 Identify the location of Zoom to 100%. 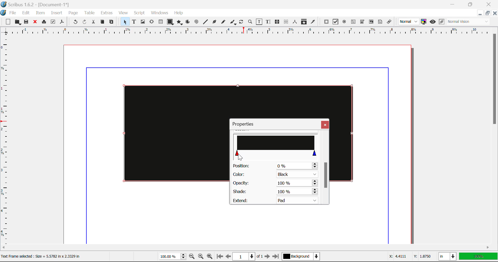
(201, 257).